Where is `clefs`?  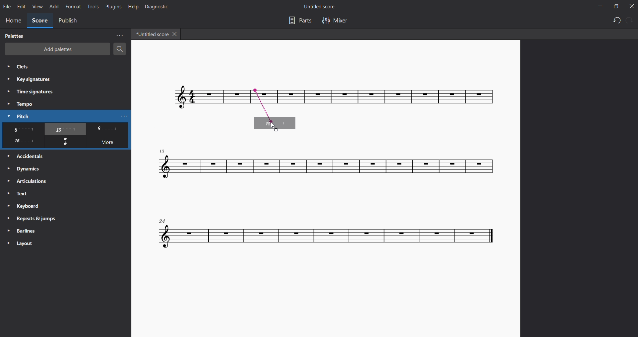
clefs is located at coordinates (20, 67).